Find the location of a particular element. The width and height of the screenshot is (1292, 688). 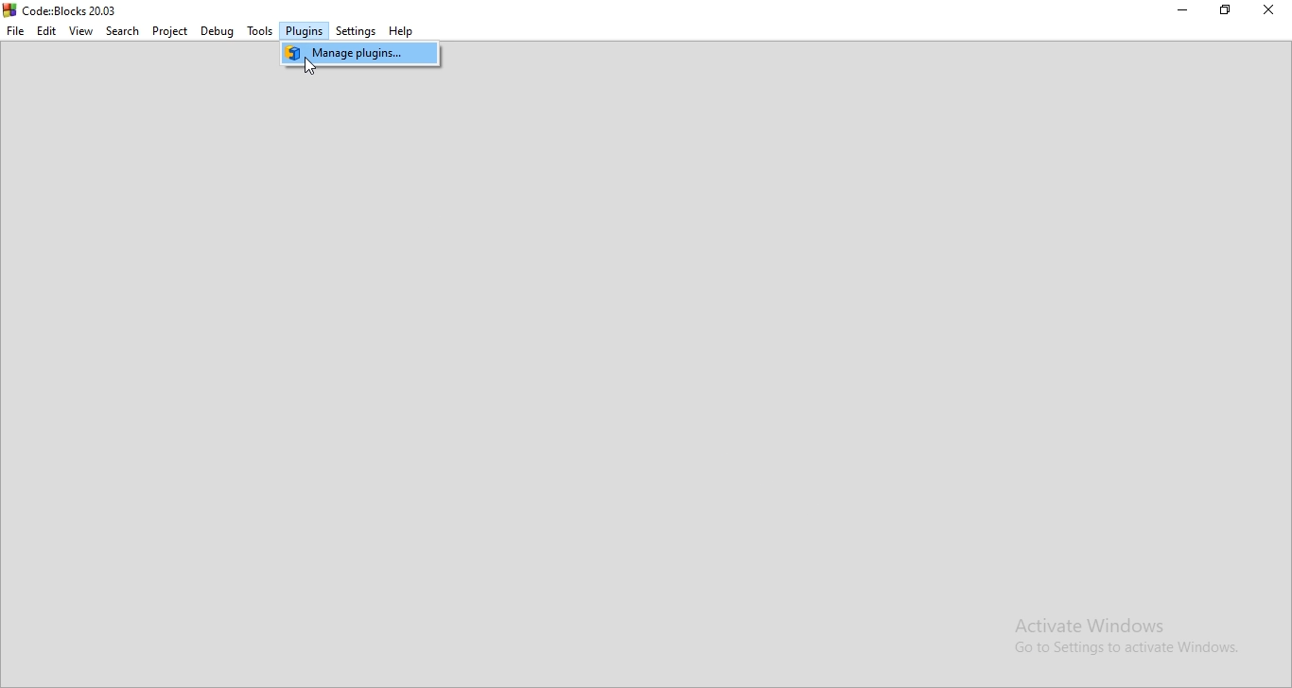

Go to Settings to activate Windows is located at coordinates (1118, 648).